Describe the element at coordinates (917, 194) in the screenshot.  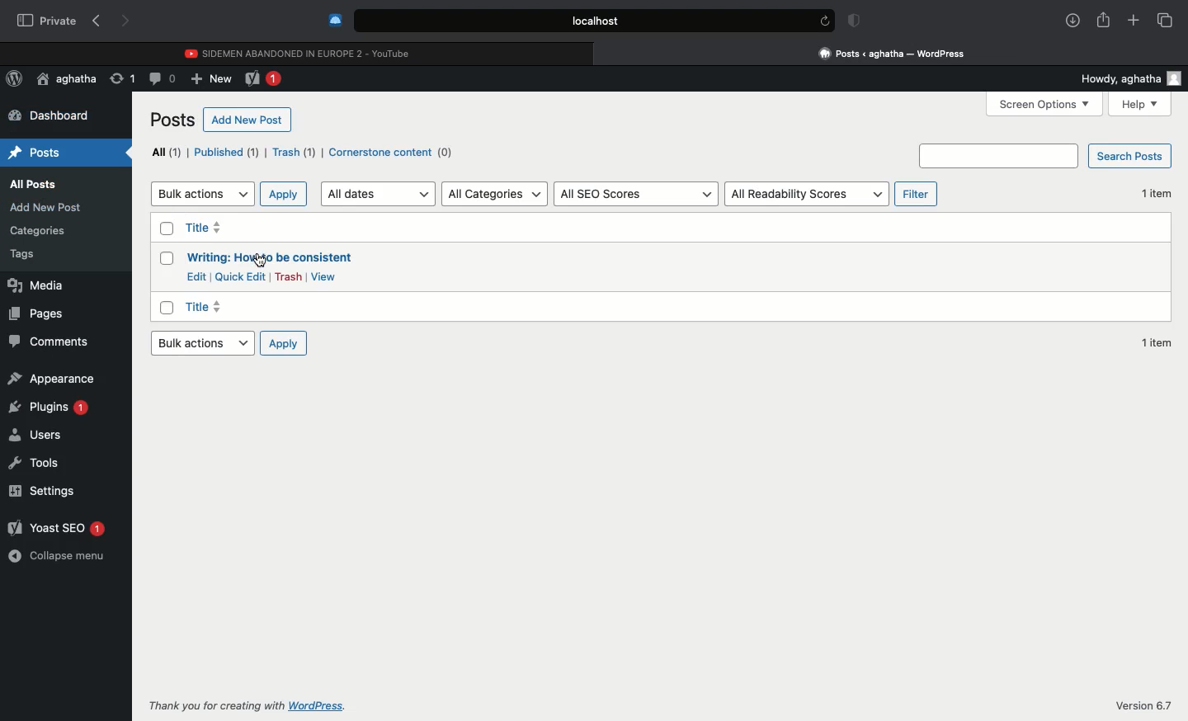
I see `Filter` at that location.